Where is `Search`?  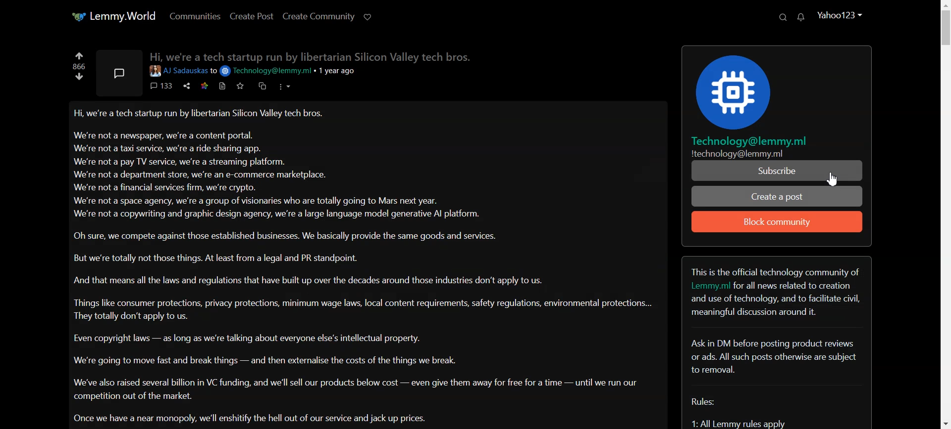 Search is located at coordinates (783, 16).